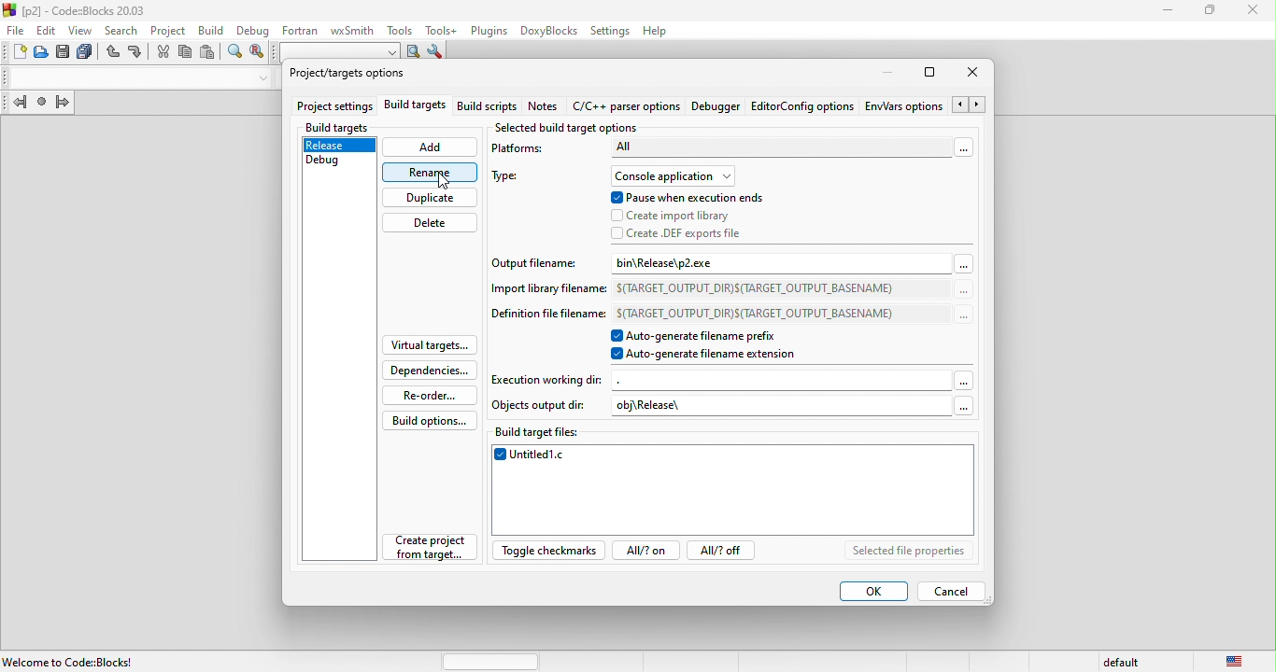  What do you see at coordinates (167, 29) in the screenshot?
I see `project` at bounding box center [167, 29].